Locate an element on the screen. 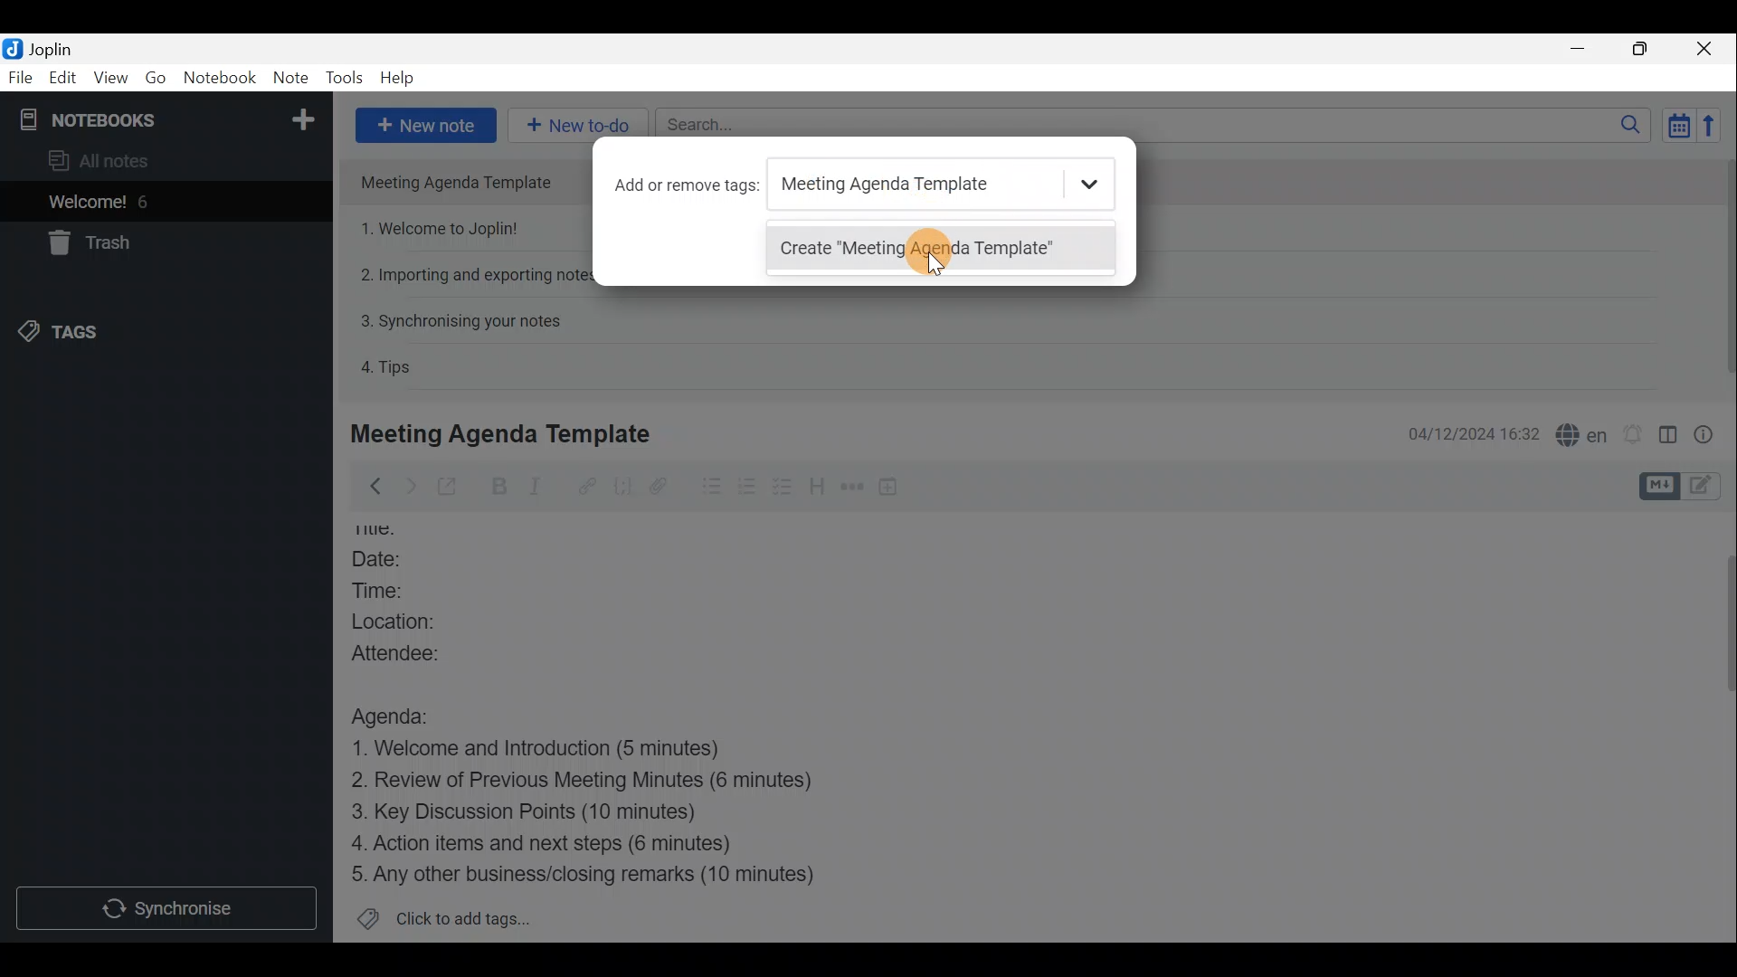 The height and width of the screenshot is (977, 1737). 4. Action items and next steps (6 minutes) is located at coordinates (572, 842).